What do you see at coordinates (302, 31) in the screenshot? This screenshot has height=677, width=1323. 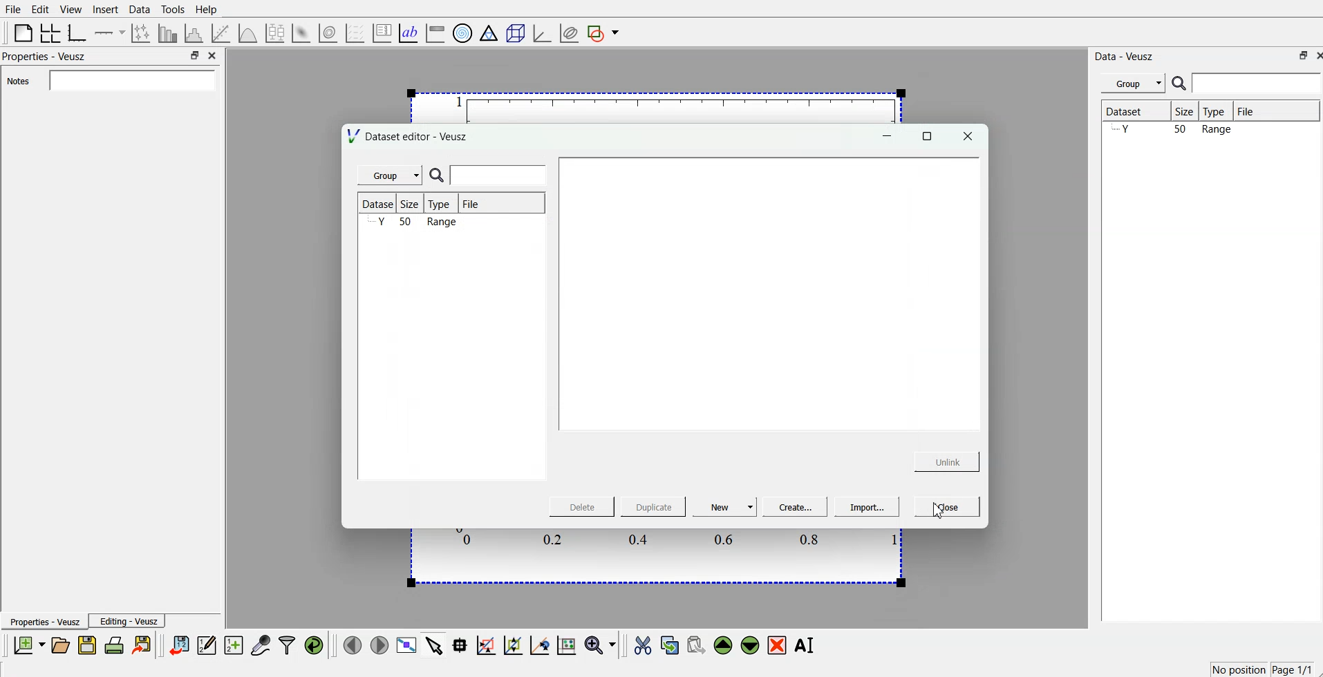 I see `plot 2d datasets as image` at bounding box center [302, 31].